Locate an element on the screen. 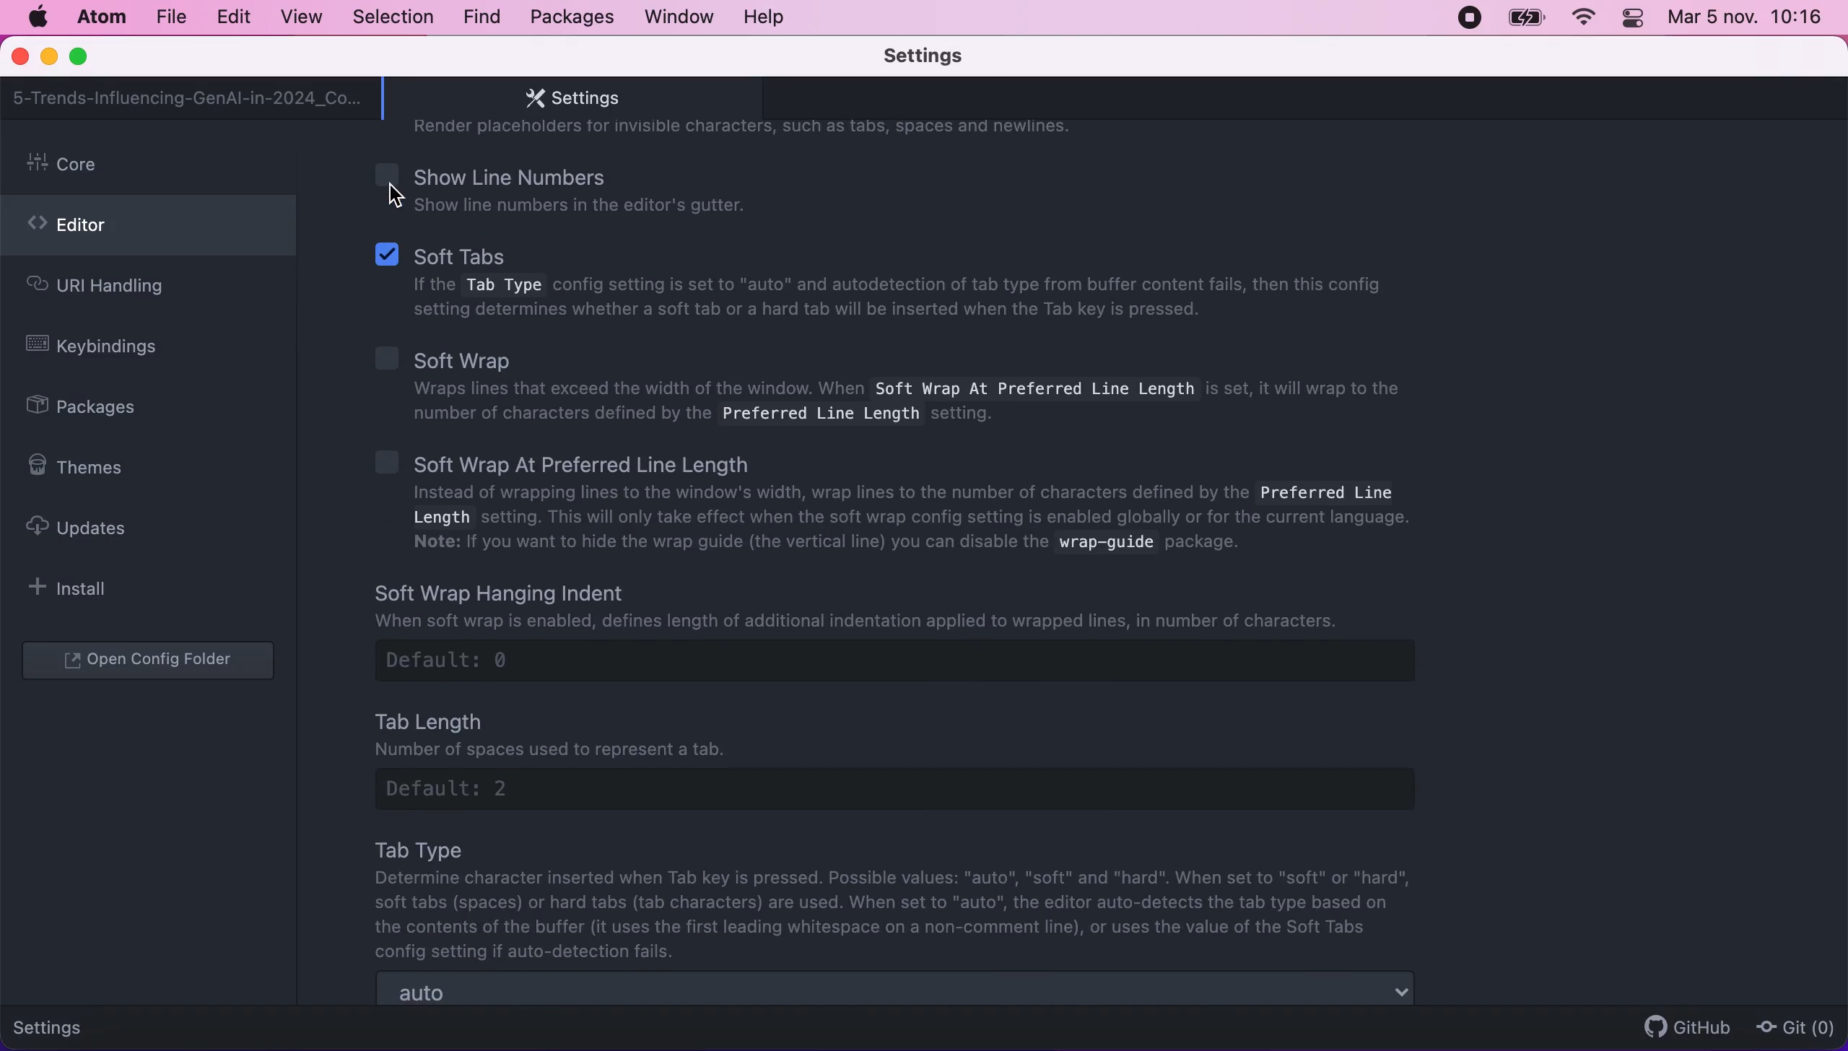 This screenshot has width=1848, height=1051. view is located at coordinates (297, 17).